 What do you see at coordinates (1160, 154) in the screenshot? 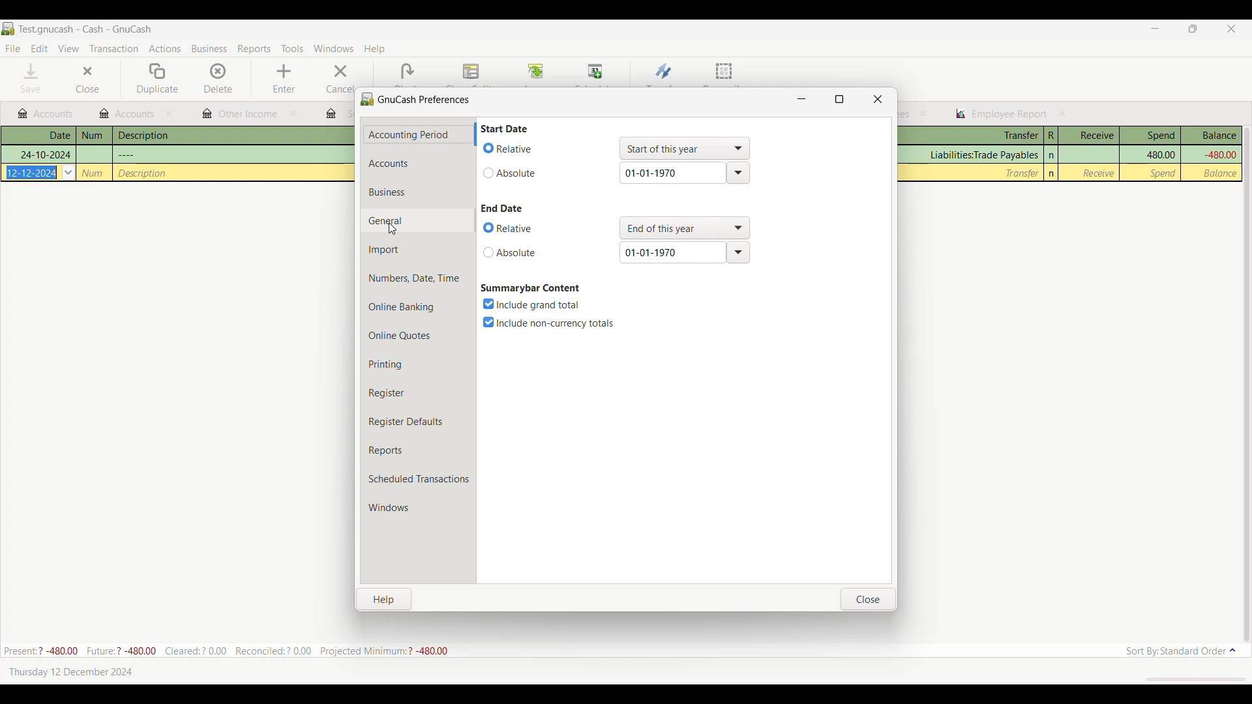
I see `Spend column` at bounding box center [1160, 154].